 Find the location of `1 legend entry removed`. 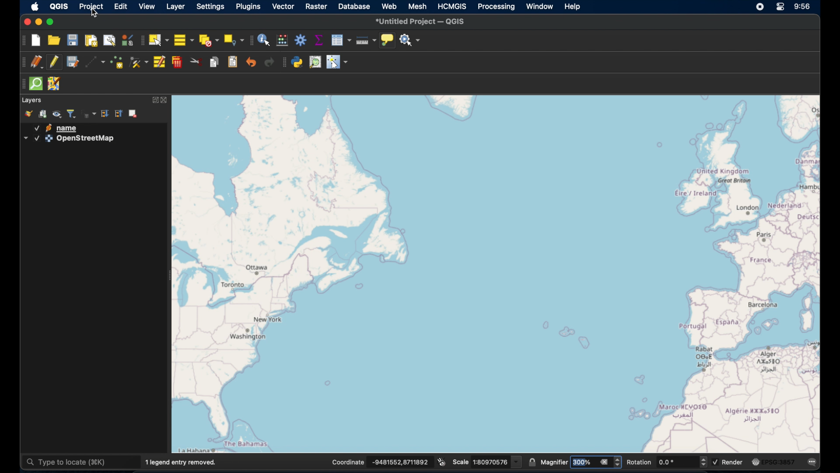

1 legend entry removed is located at coordinates (183, 462).